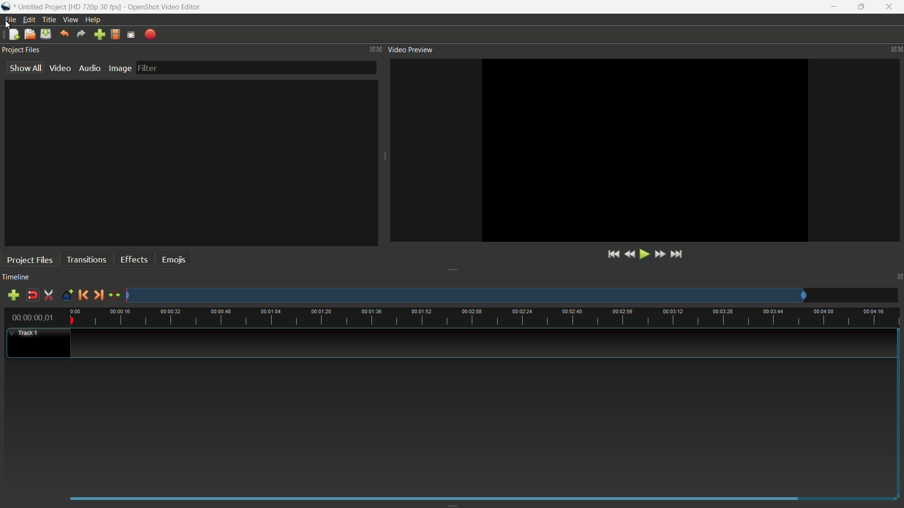 The width and height of the screenshot is (904, 508). I want to click on add track, so click(13, 296).